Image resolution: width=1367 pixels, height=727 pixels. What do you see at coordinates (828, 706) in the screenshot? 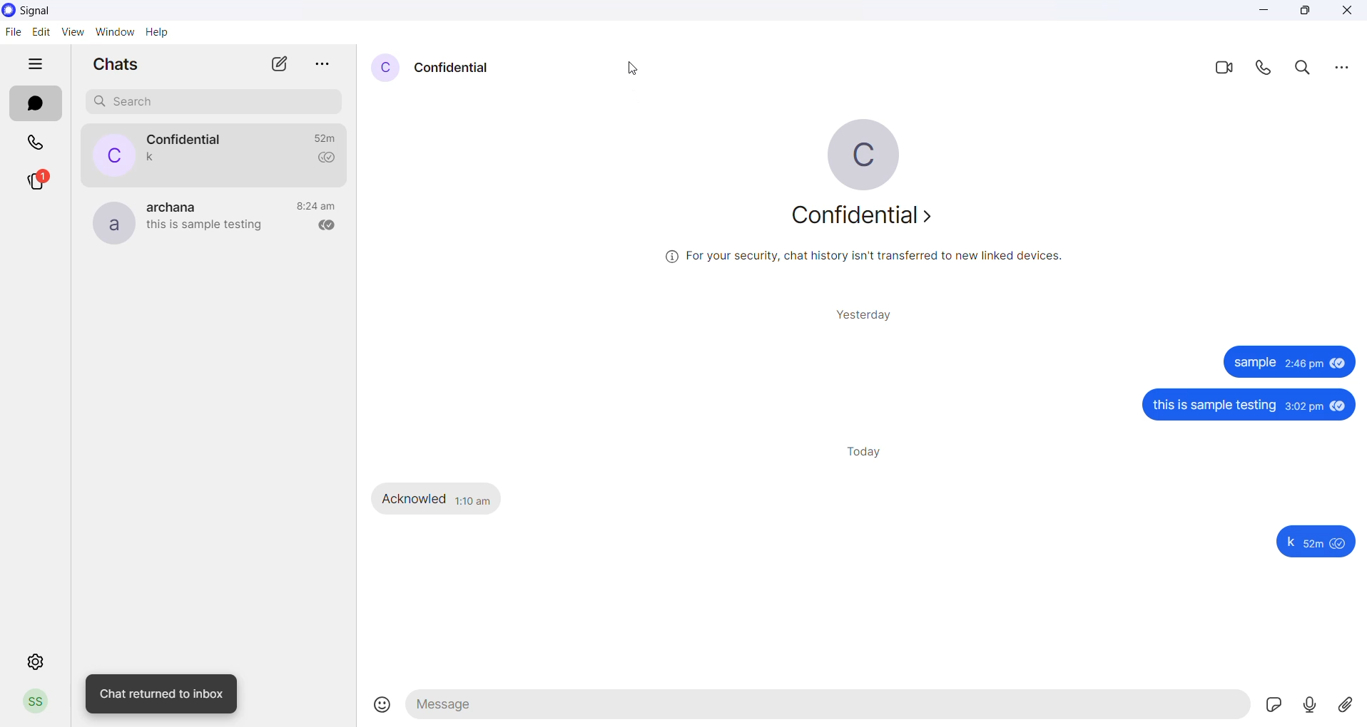
I see `message text area` at bounding box center [828, 706].